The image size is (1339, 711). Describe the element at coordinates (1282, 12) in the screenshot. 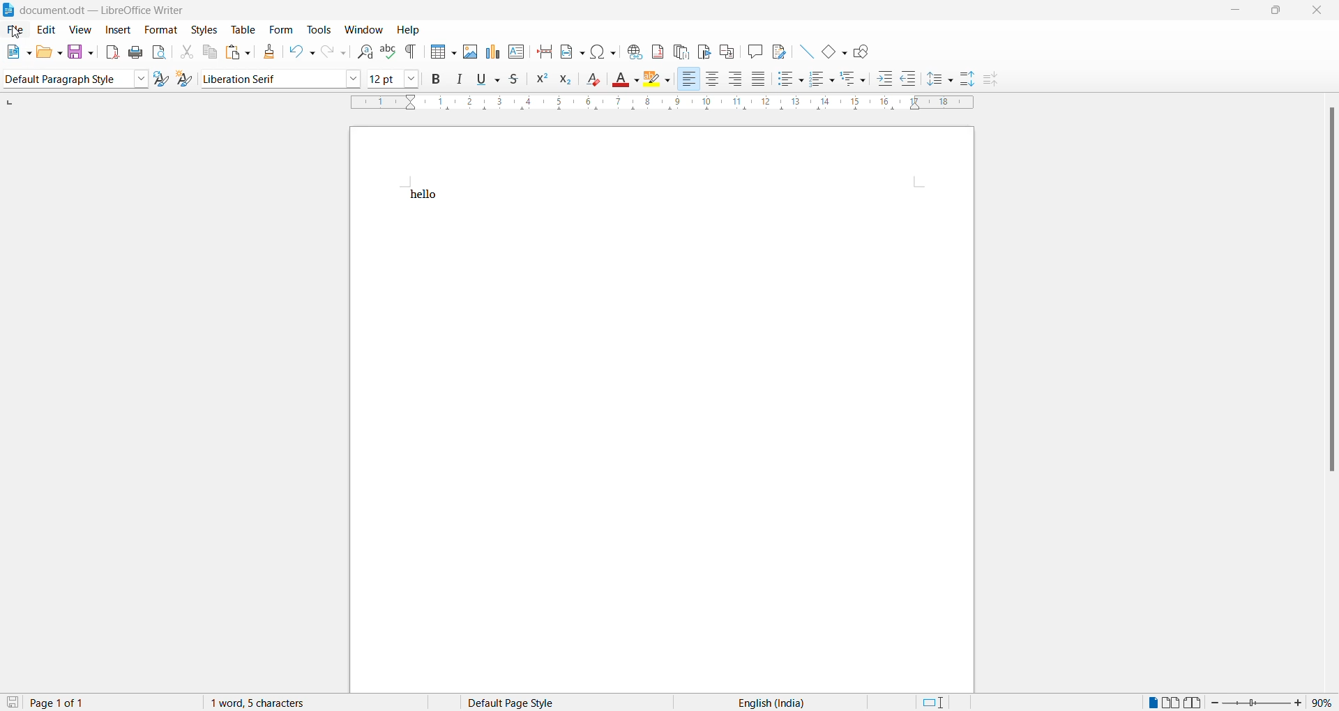

I see `maximize` at that location.